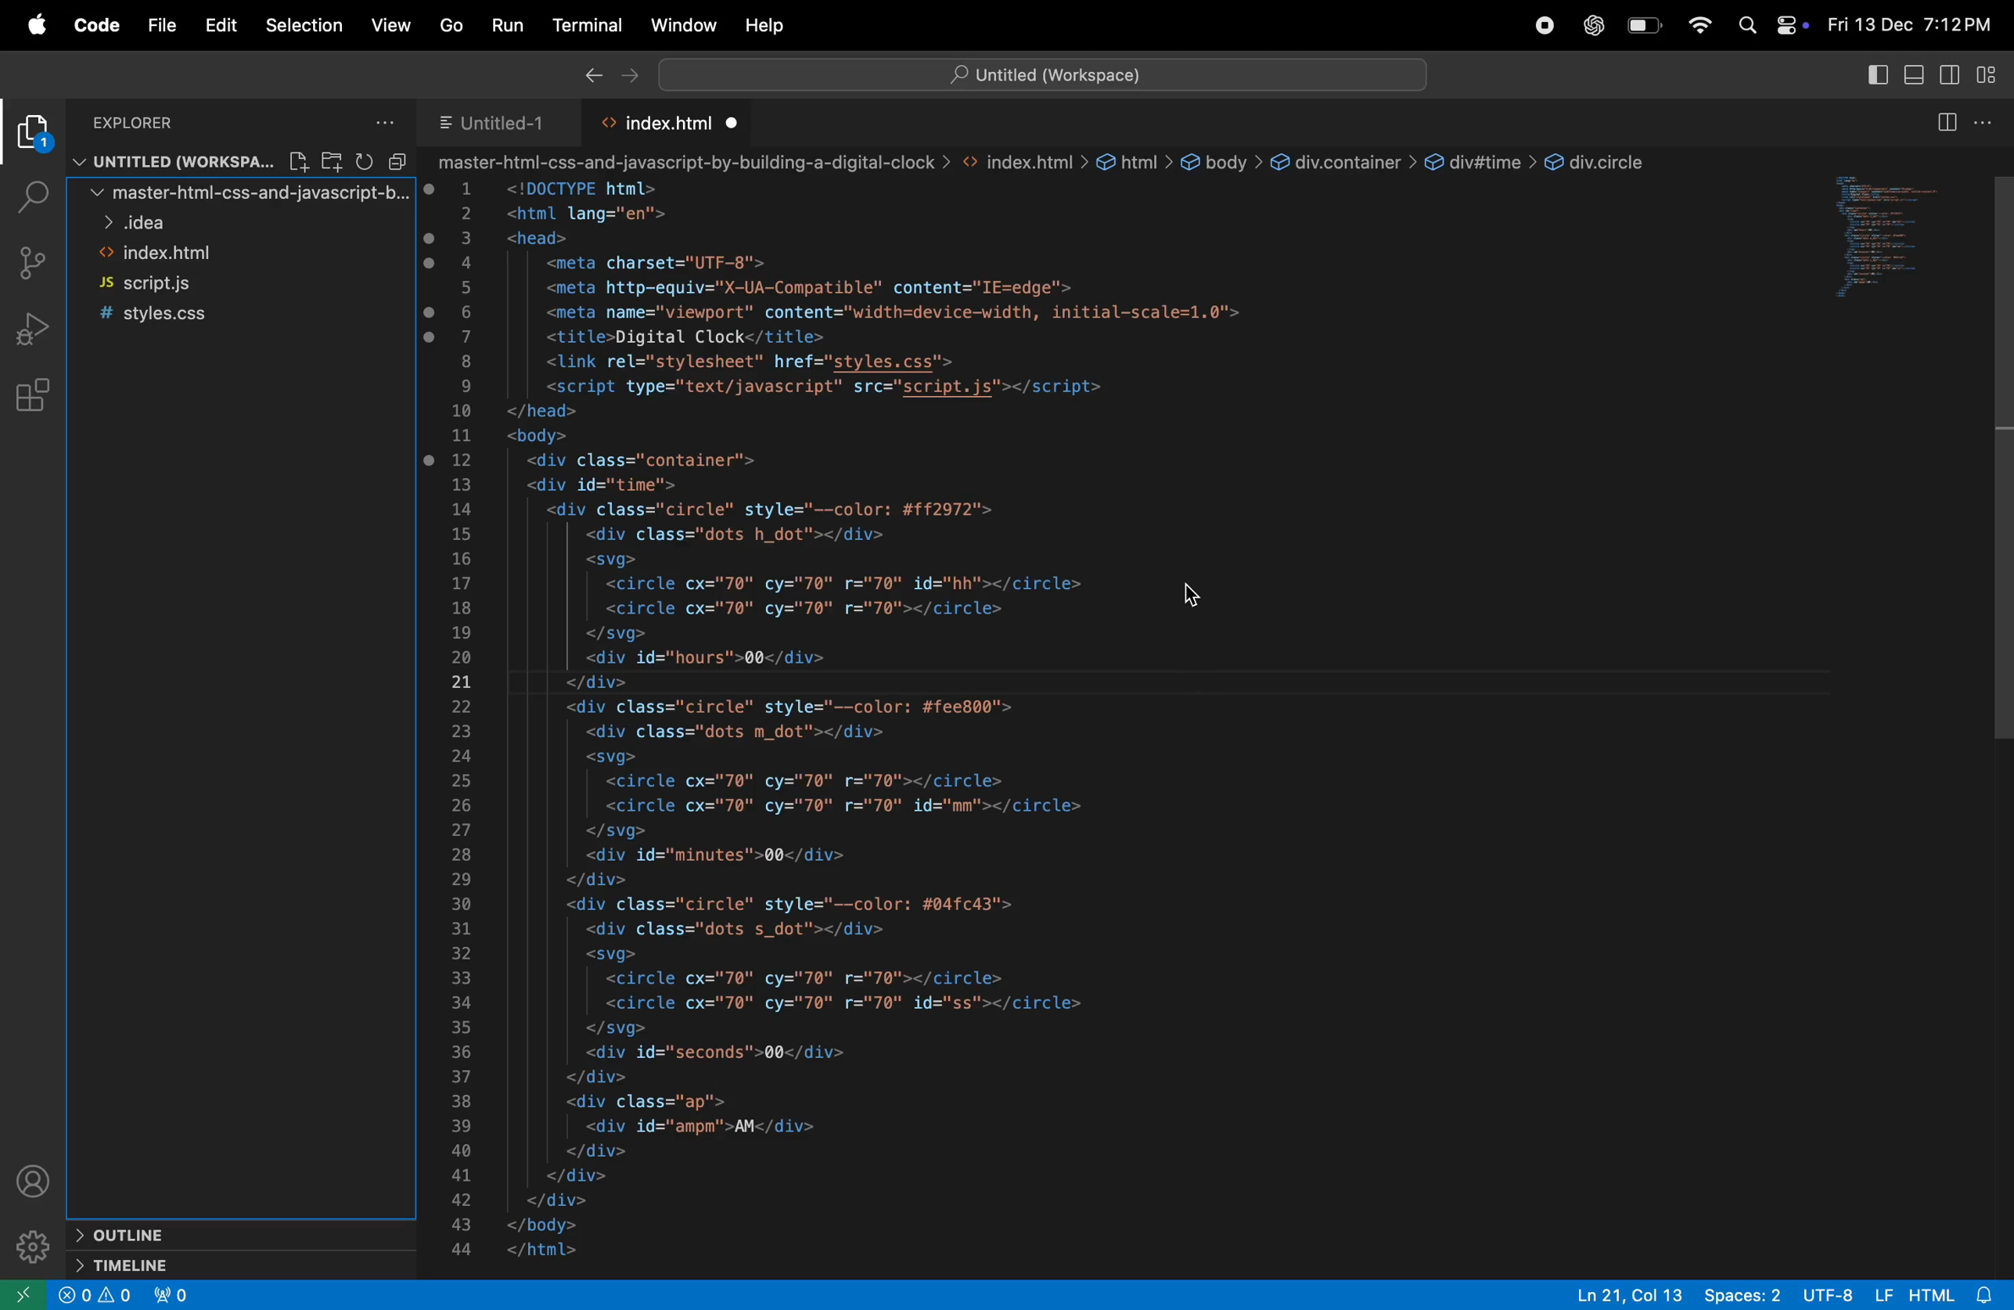 The image size is (2014, 1310). What do you see at coordinates (769, 21) in the screenshot?
I see `Help` at bounding box center [769, 21].